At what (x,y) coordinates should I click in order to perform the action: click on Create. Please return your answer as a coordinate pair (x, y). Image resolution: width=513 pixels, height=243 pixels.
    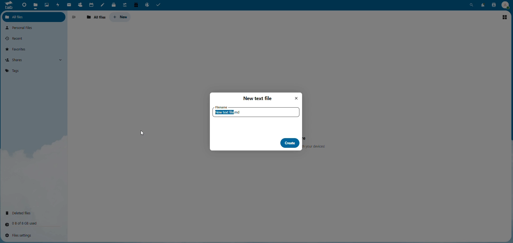
    Looking at the image, I should click on (289, 143).